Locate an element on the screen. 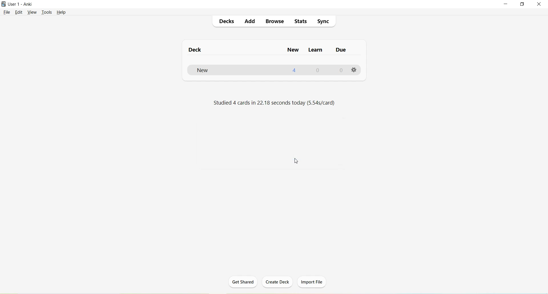  Learn is located at coordinates (314, 50).